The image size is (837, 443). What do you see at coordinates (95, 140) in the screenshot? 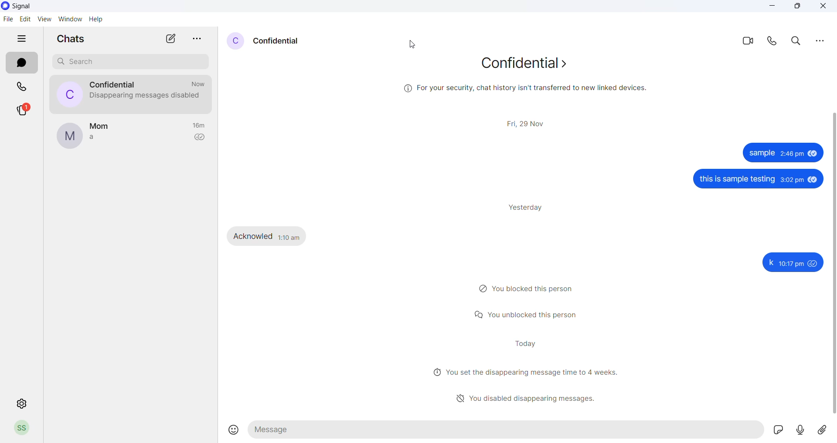
I see `last message` at bounding box center [95, 140].